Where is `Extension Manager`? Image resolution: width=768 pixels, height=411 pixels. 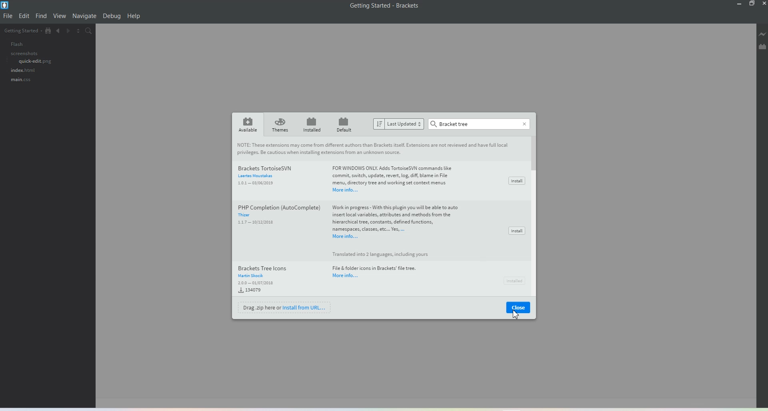
Extension Manager is located at coordinates (762, 48).